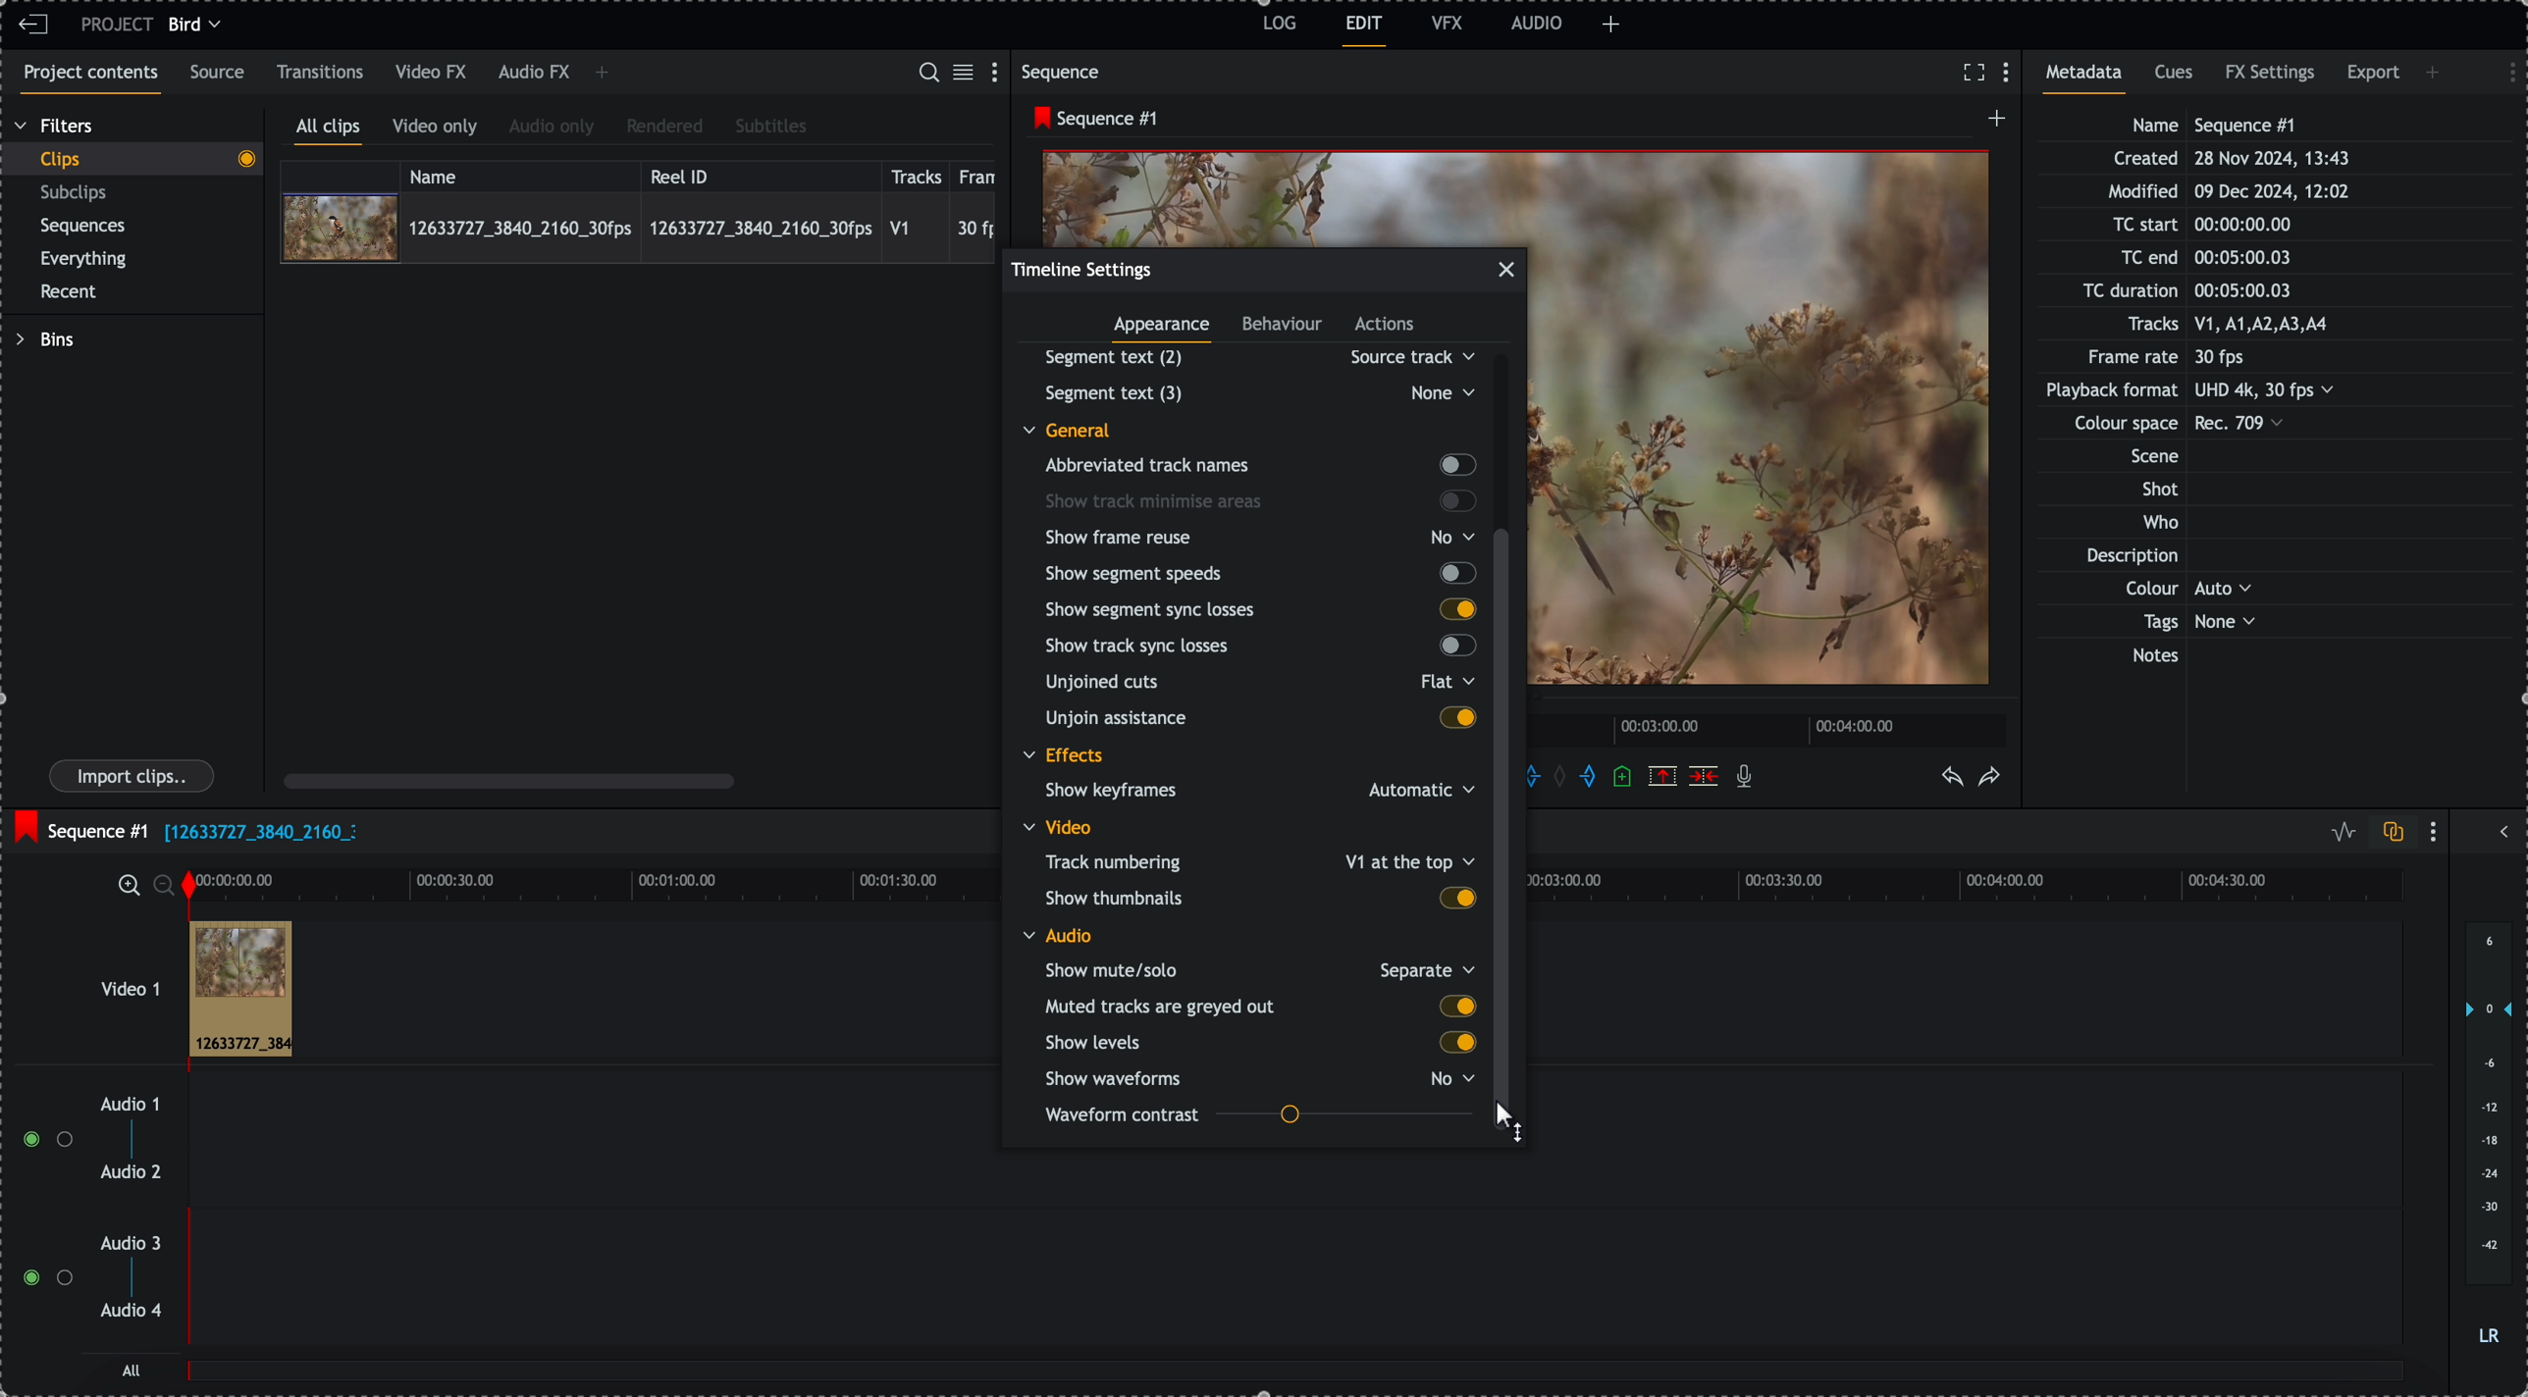  I want to click on mouse up, so click(1507, 1118).